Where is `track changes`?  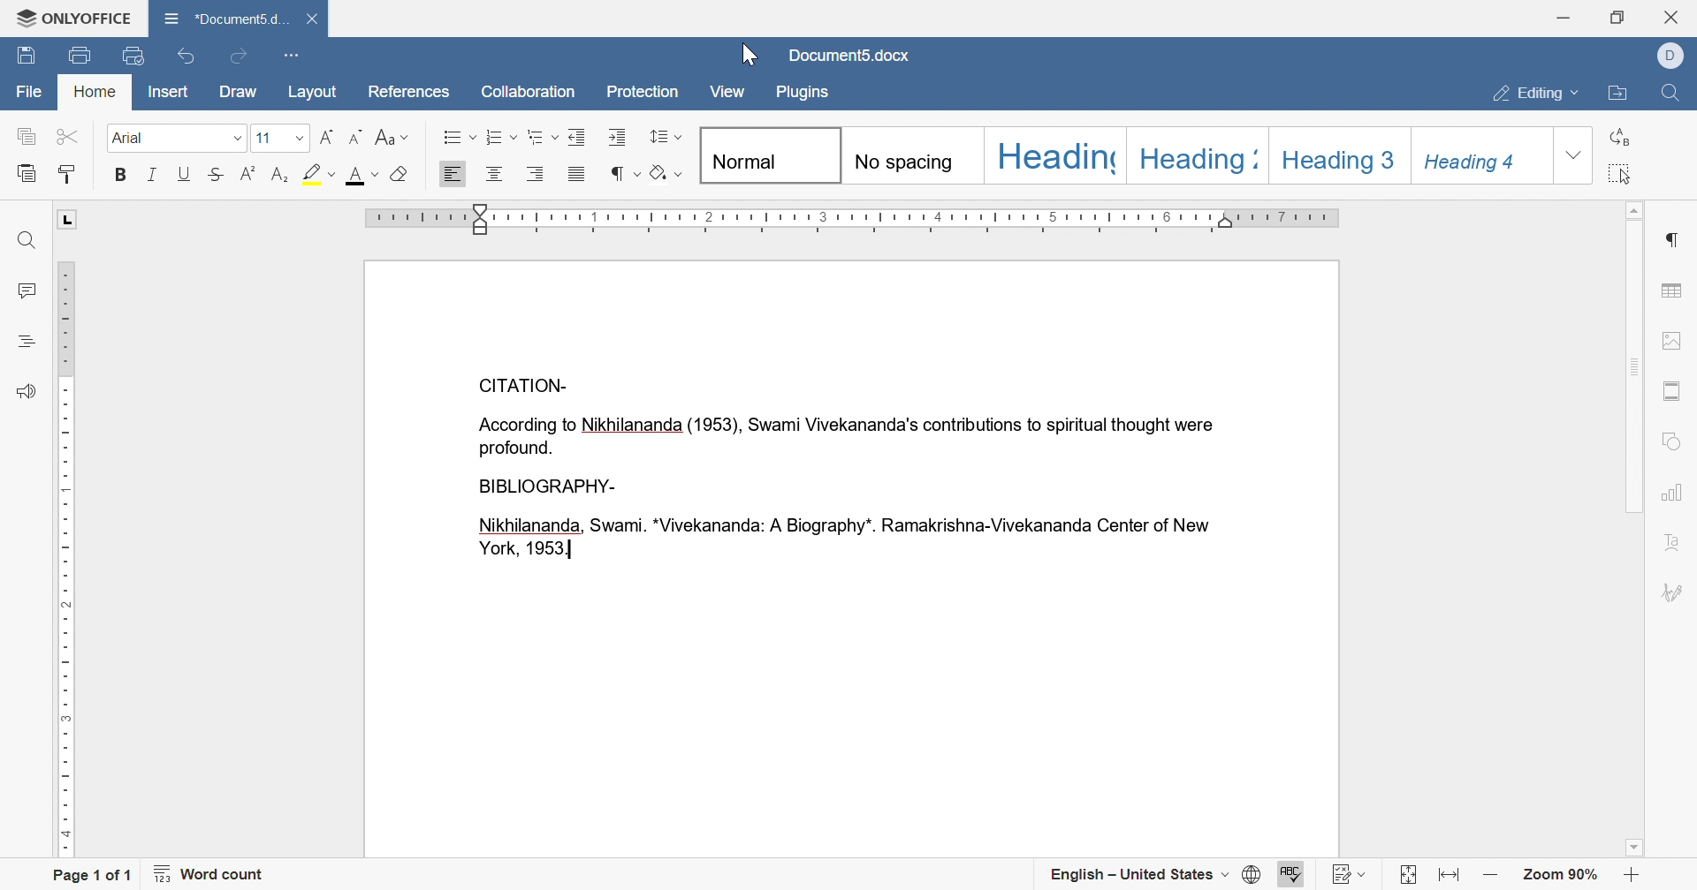
track changes is located at coordinates (1350, 871).